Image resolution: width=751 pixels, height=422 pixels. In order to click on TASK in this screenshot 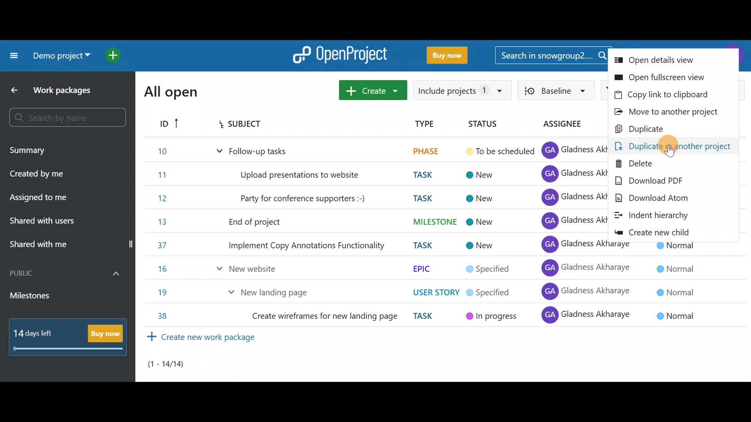, I will do `click(427, 245)`.